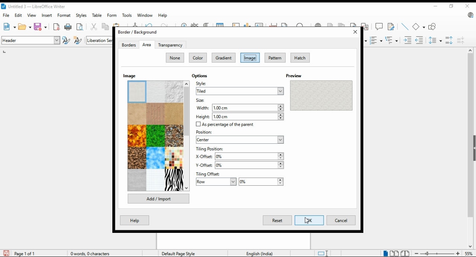  What do you see at coordinates (436, 253) in the screenshot?
I see `zoom in/zoom out slider` at bounding box center [436, 253].